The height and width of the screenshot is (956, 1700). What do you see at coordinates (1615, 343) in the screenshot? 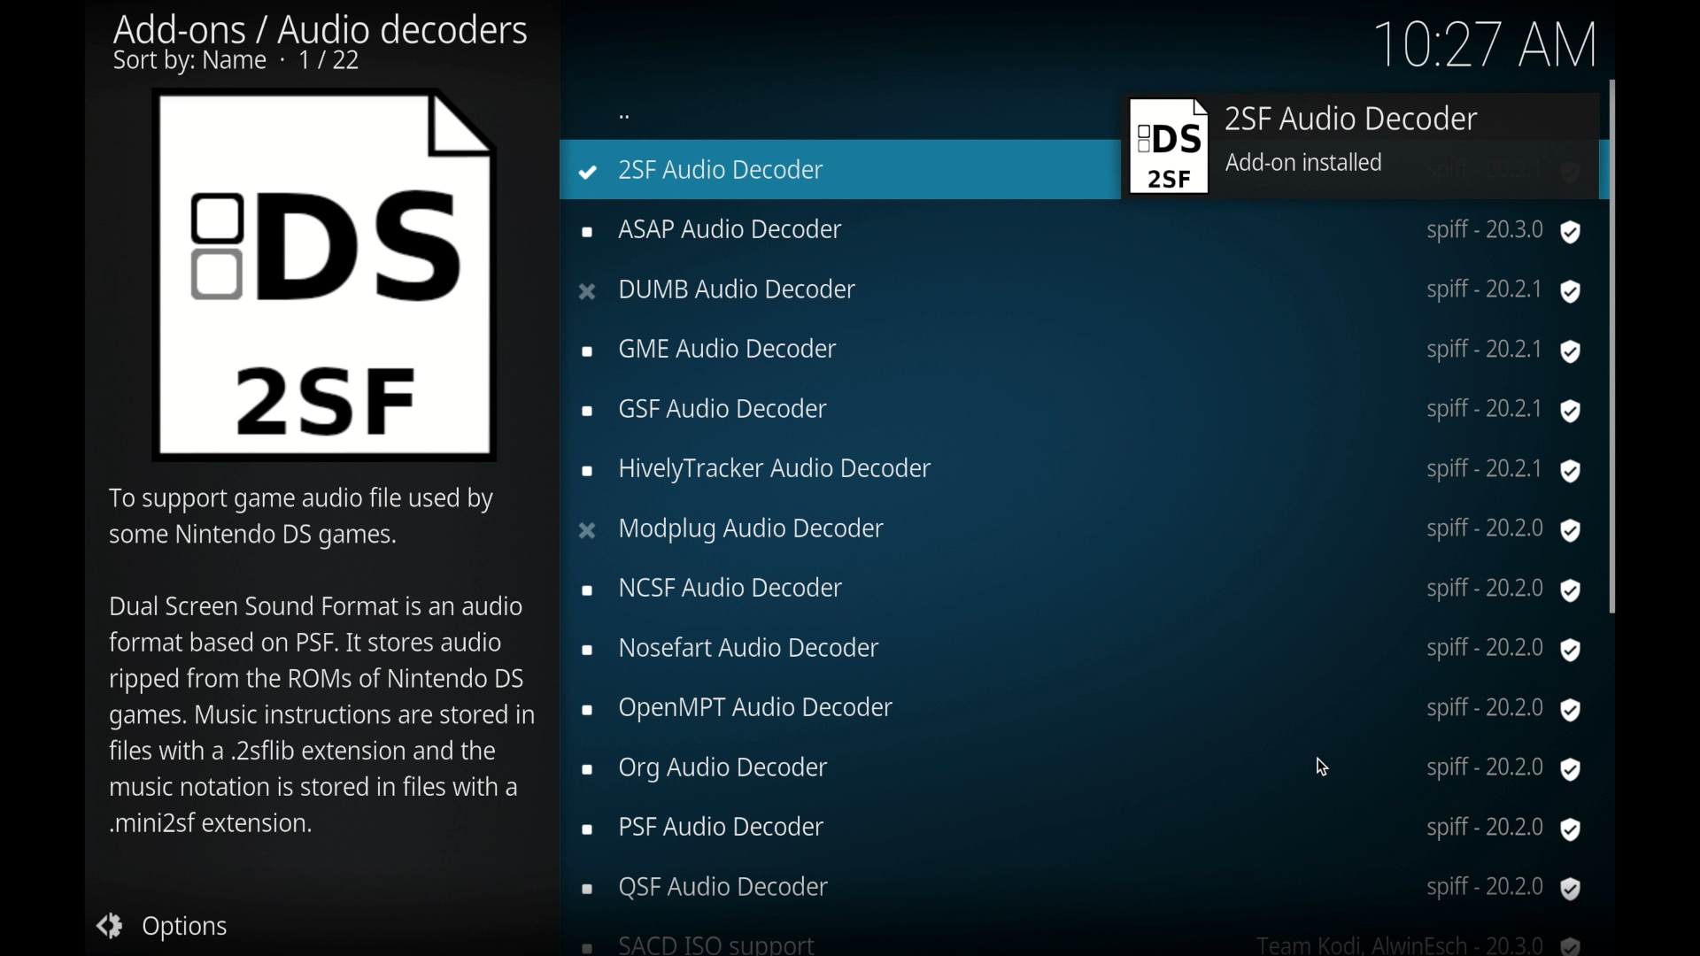
I see `scroll box` at bounding box center [1615, 343].